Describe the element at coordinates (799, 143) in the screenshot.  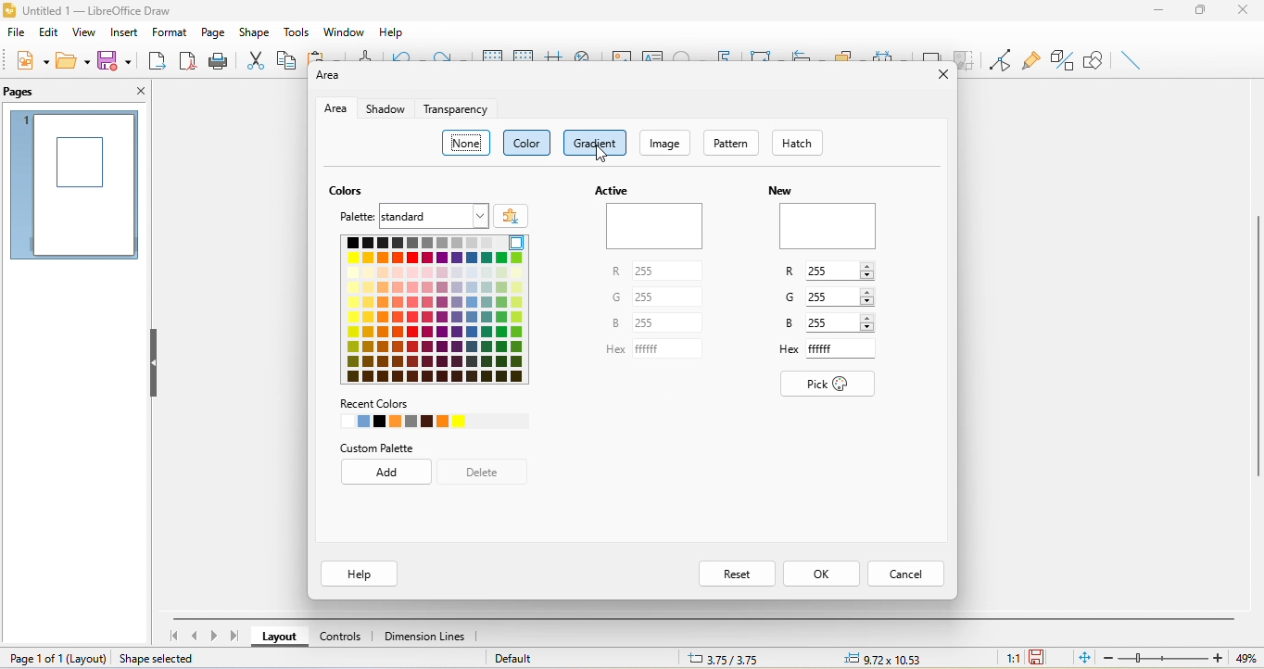
I see `hatch` at that location.